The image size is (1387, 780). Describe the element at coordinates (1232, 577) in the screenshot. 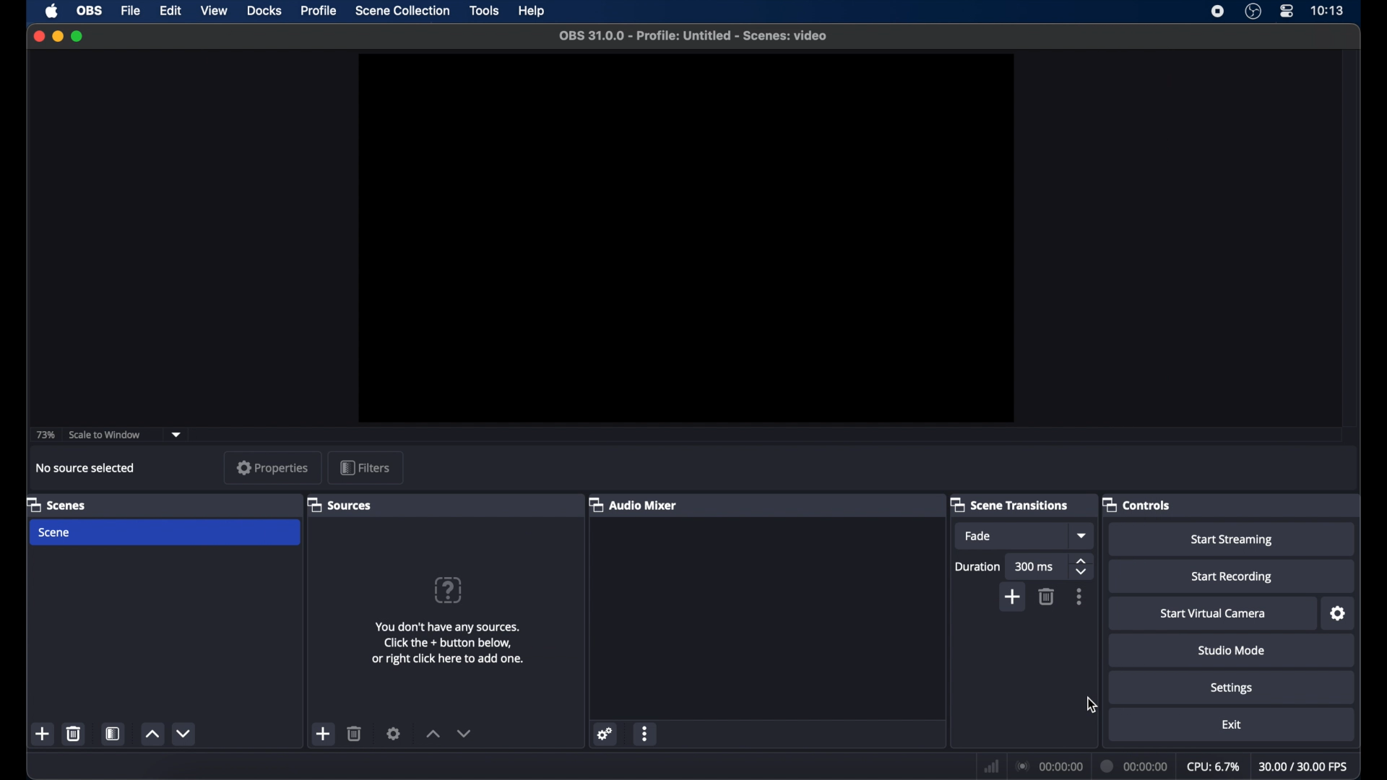

I see `start recording` at that location.